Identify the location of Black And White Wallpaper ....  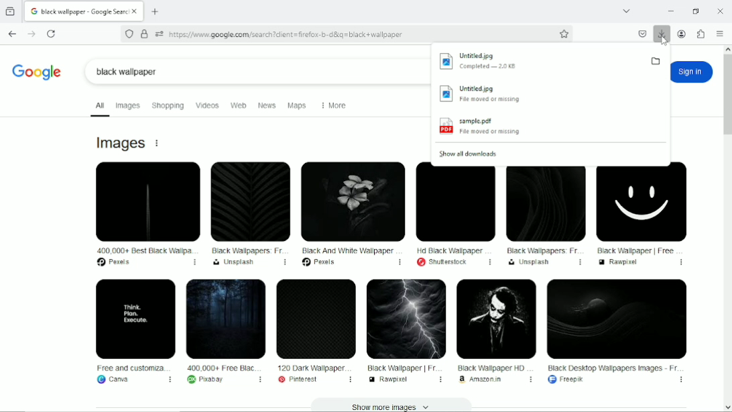
(351, 214).